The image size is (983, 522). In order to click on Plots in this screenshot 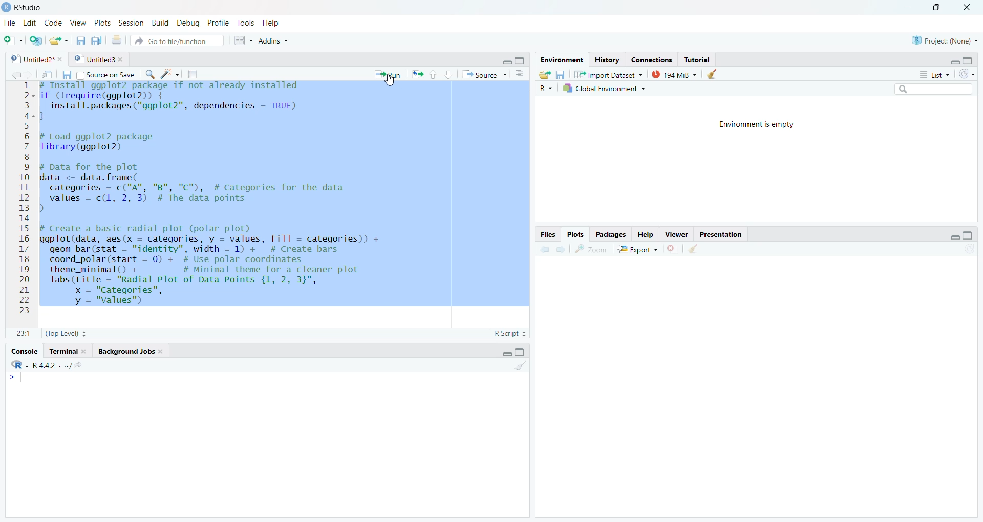, I will do `click(578, 235)`.